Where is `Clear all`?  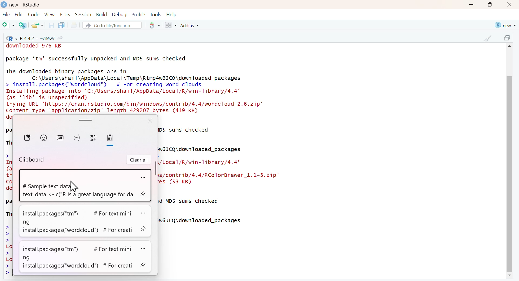 Clear all is located at coordinates (139, 160).